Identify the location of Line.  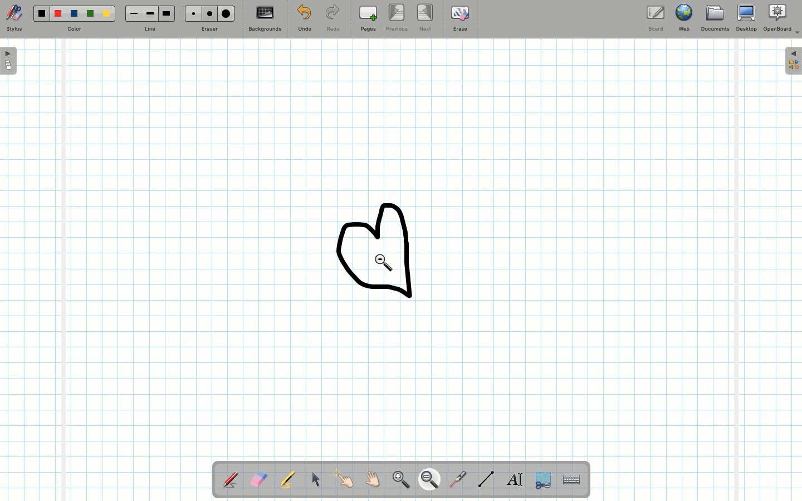
(484, 479).